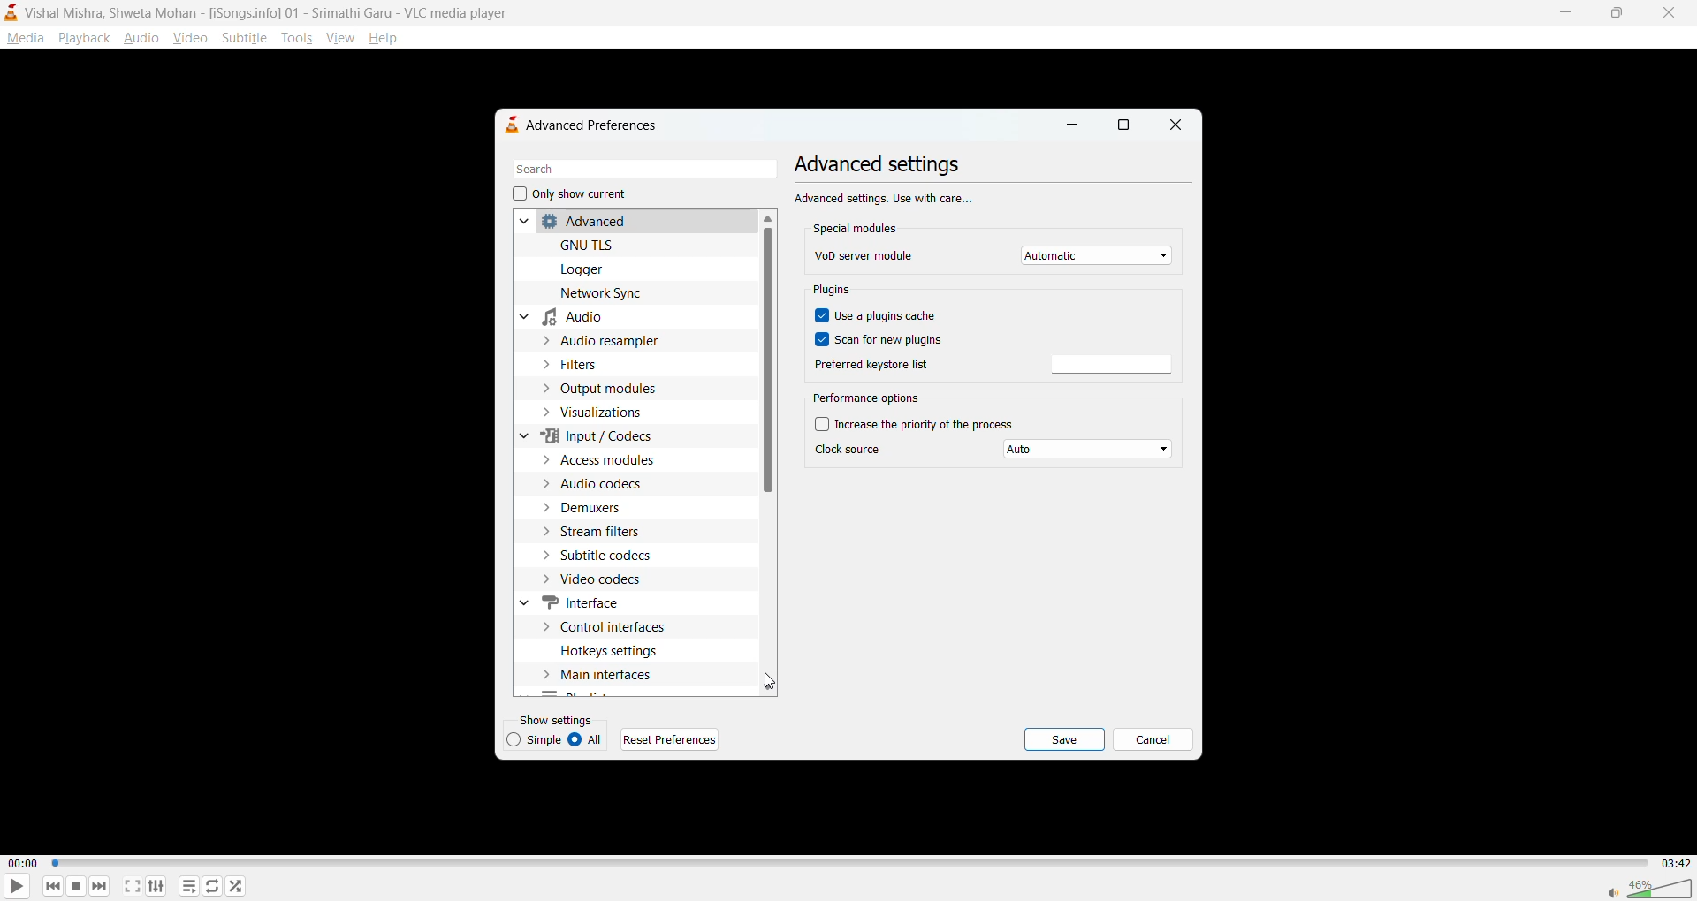 This screenshot has height=901, width=1697. What do you see at coordinates (858, 229) in the screenshot?
I see `special modules` at bounding box center [858, 229].